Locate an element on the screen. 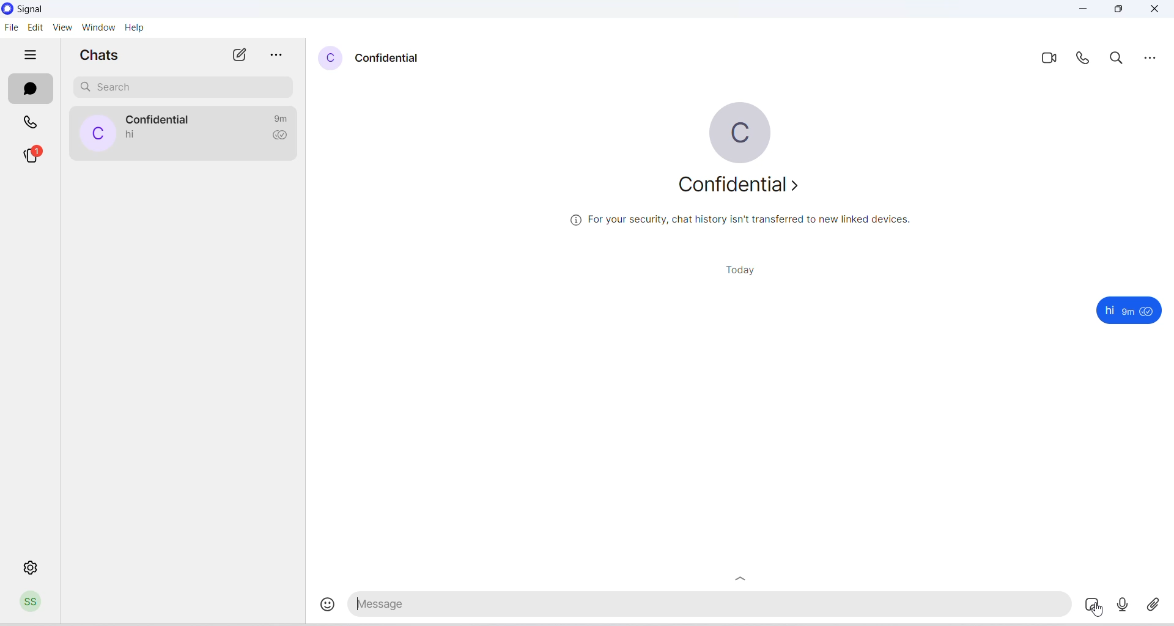  message text area is located at coordinates (711, 606).